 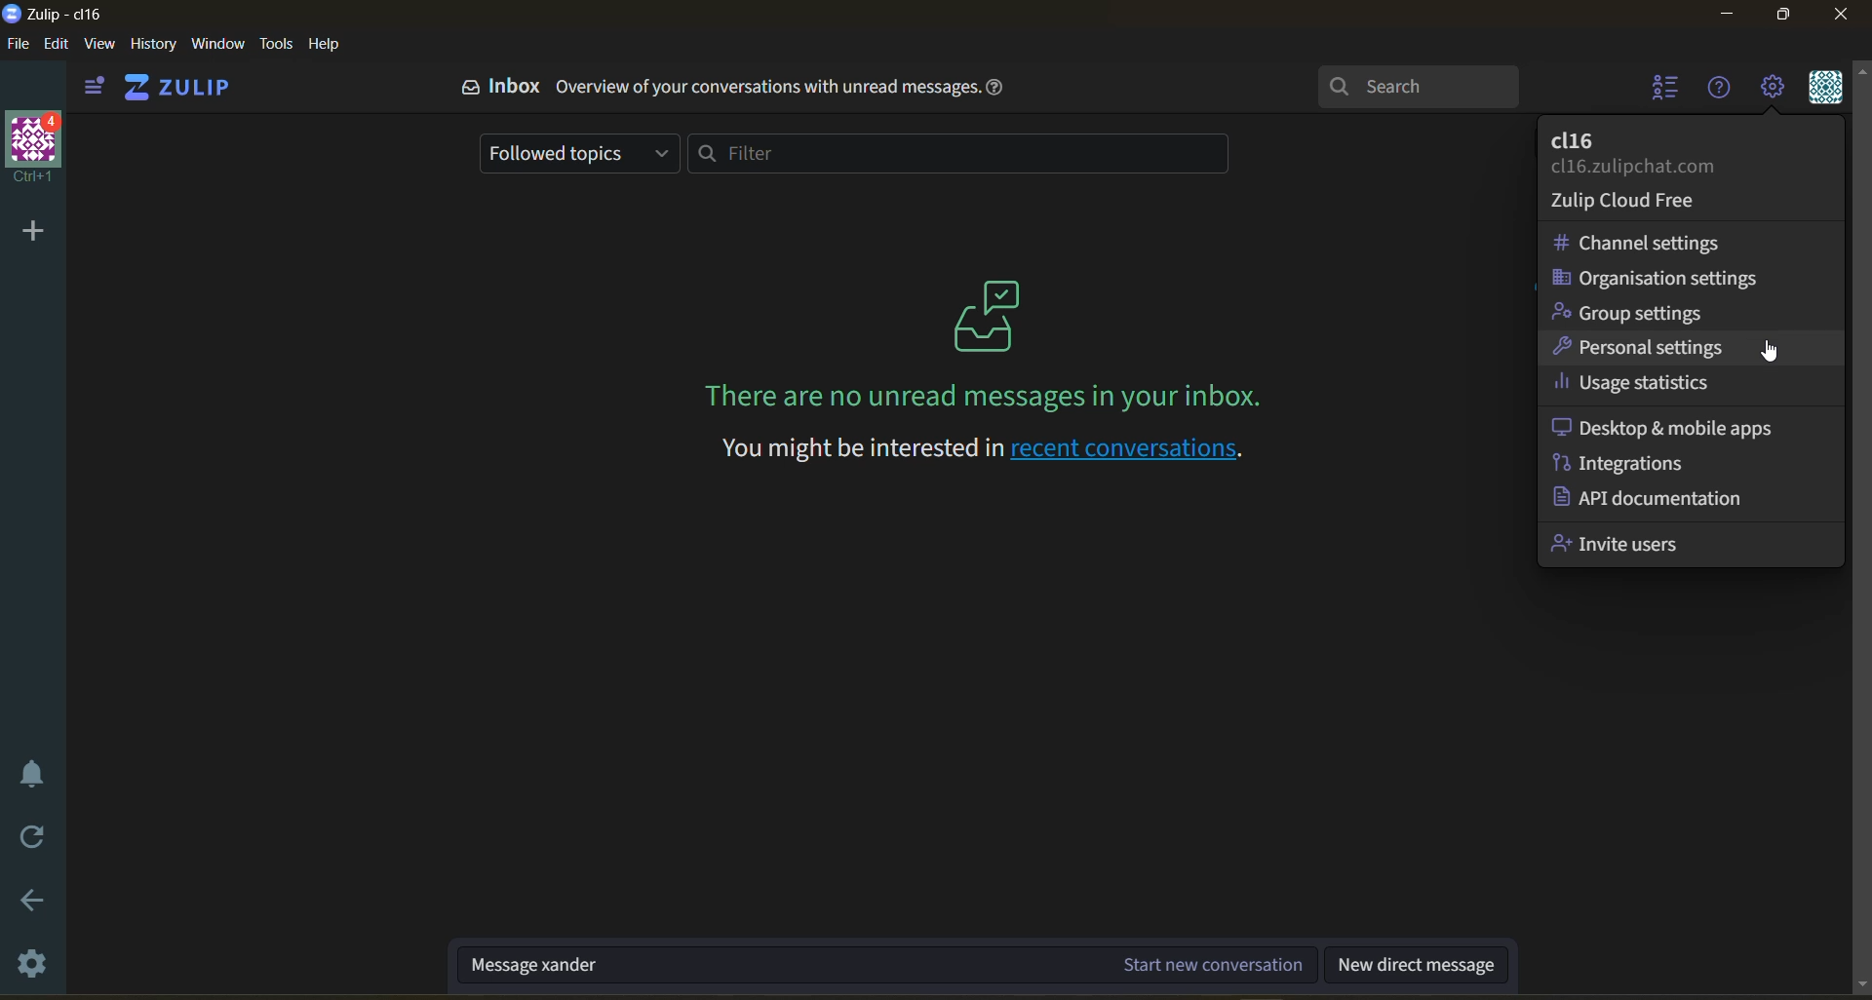 What do you see at coordinates (1721, 90) in the screenshot?
I see `help menu` at bounding box center [1721, 90].